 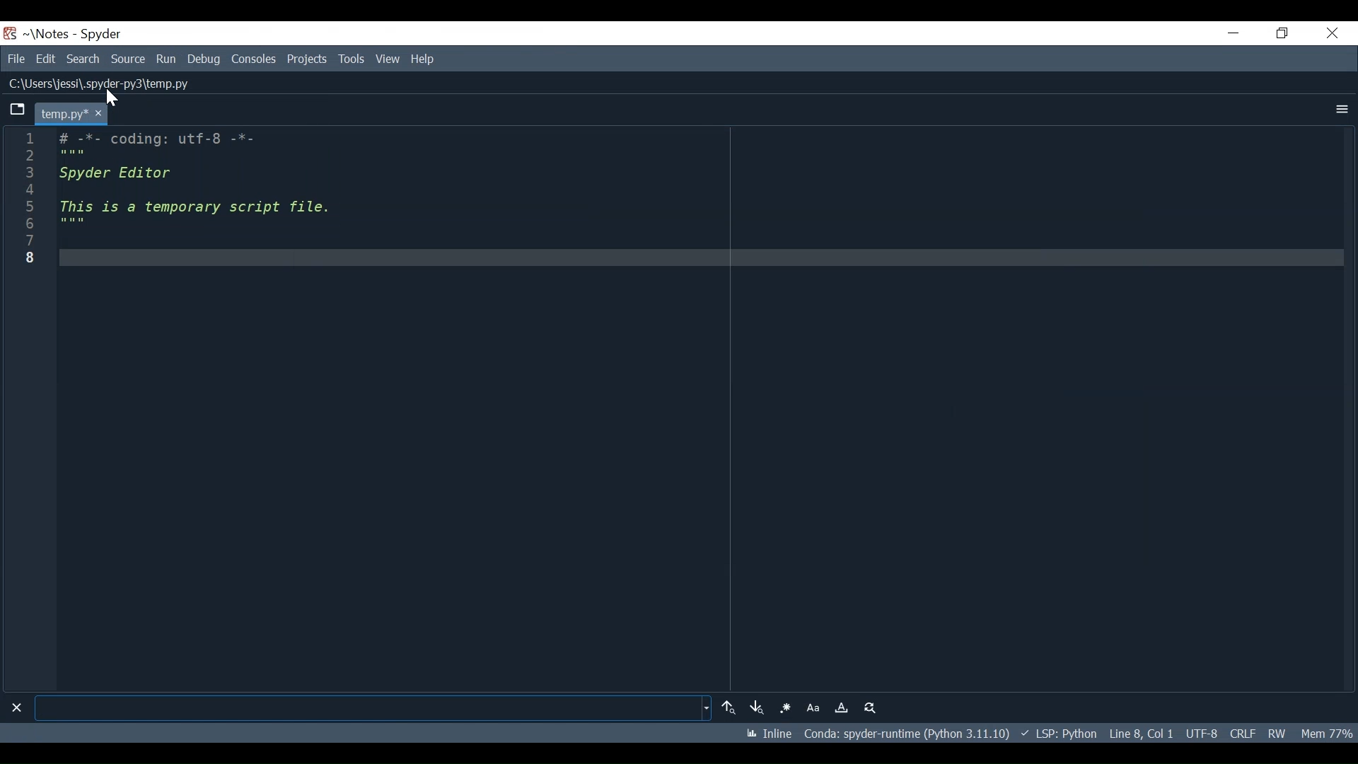 What do you see at coordinates (207, 59) in the screenshot?
I see `Debug` at bounding box center [207, 59].